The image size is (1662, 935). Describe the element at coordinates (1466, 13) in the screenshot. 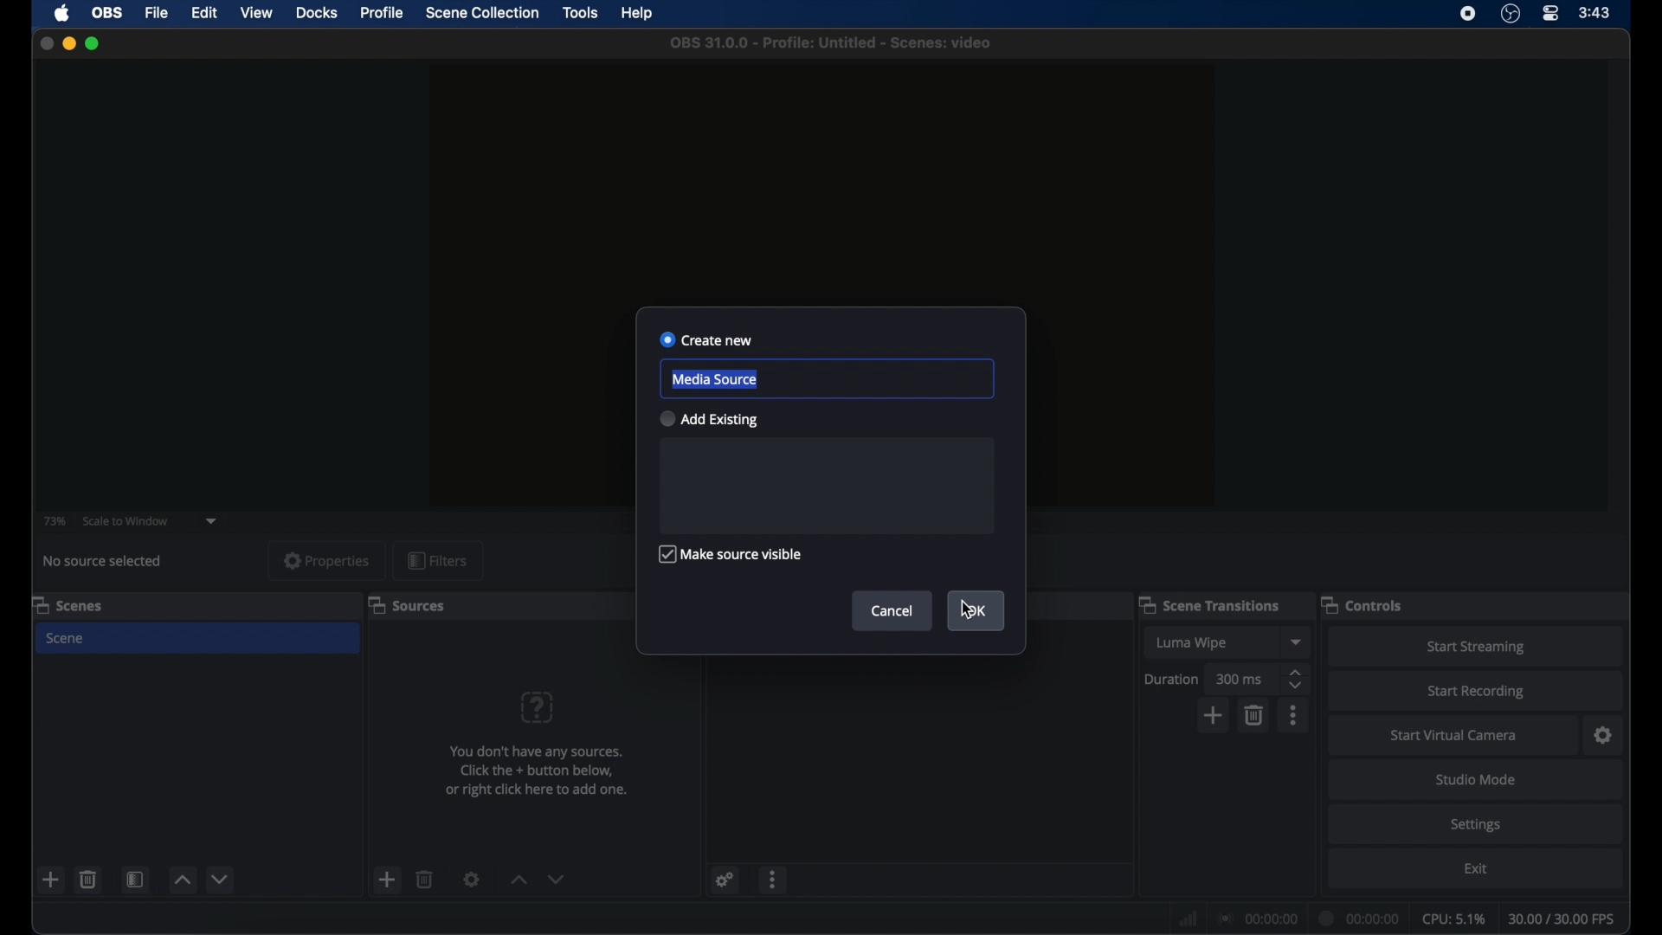

I see `screen recorder icon` at that location.